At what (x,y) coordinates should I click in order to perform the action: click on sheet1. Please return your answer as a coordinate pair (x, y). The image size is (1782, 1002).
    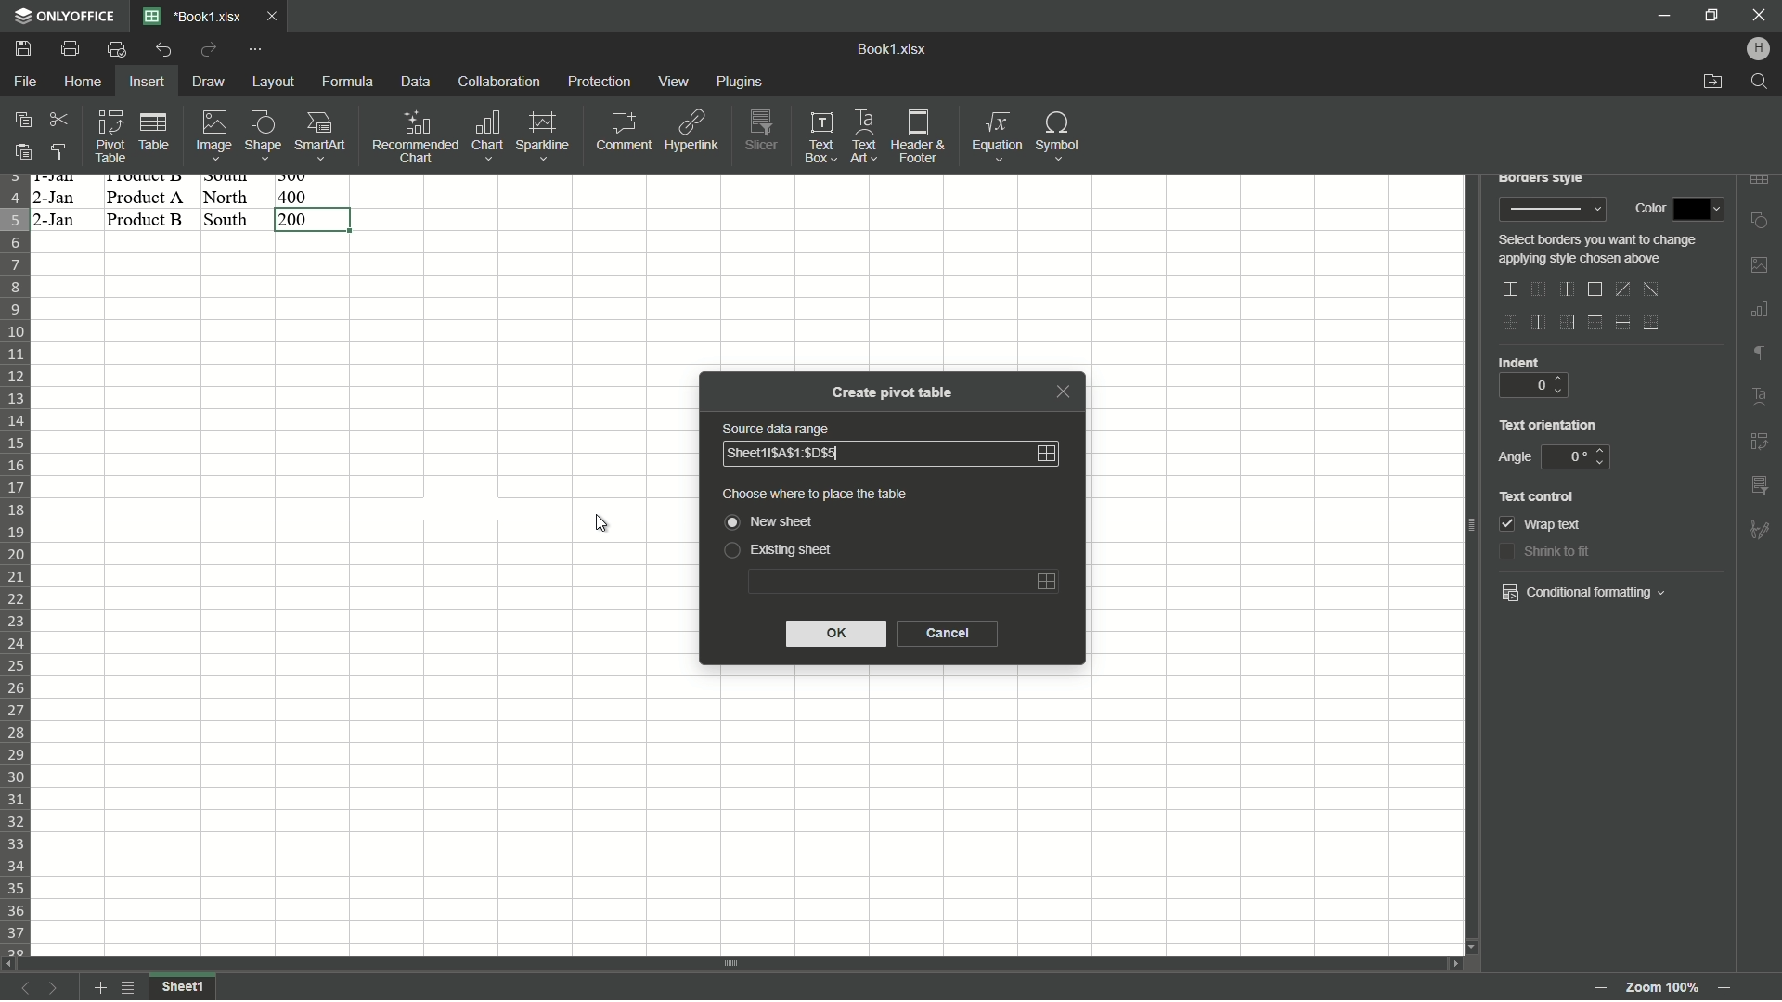
    Looking at the image, I should click on (185, 987).